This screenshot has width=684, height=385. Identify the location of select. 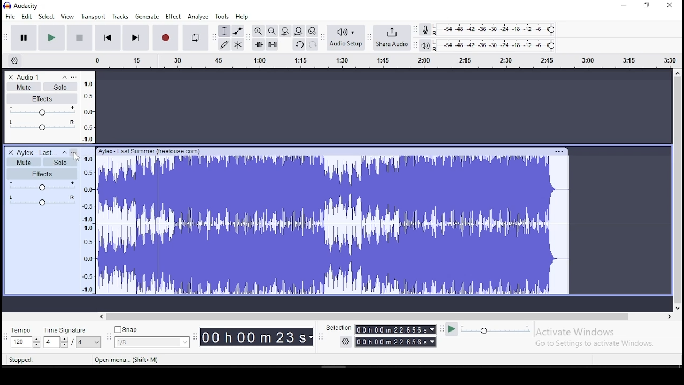
(47, 17).